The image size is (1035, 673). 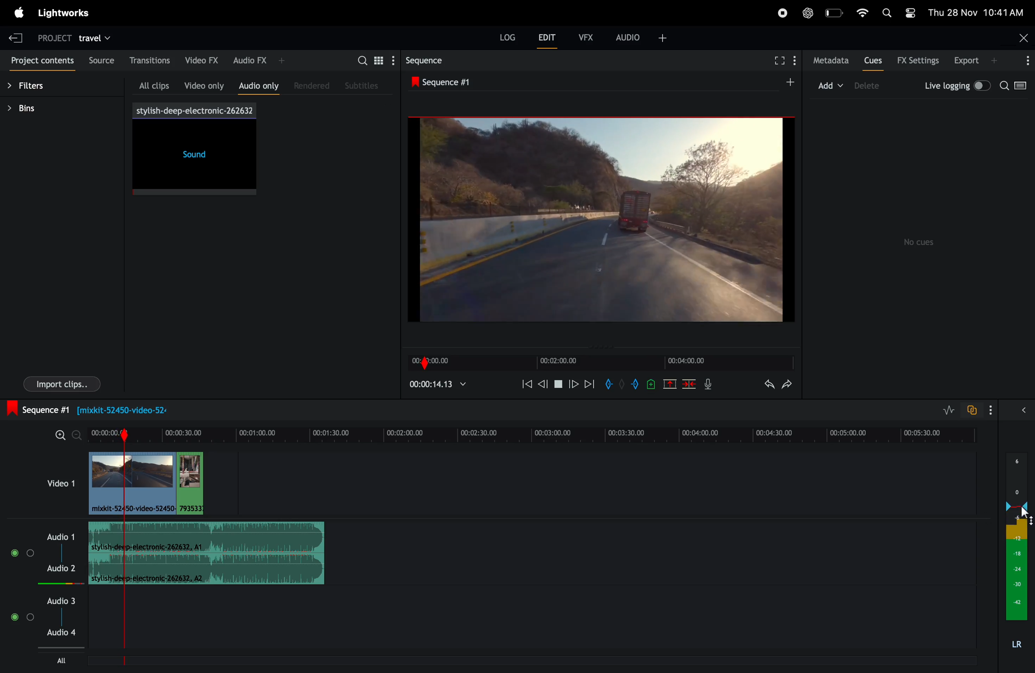 What do you see at coordinates (601, 218) in the screenshot?
I see `output screen` at bounding box center [601, 218].